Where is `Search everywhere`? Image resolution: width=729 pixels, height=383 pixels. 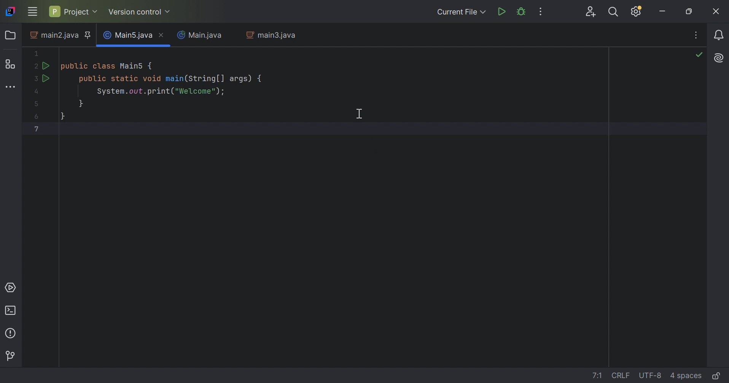 Search everywhere is located at coordinates (614, 12).